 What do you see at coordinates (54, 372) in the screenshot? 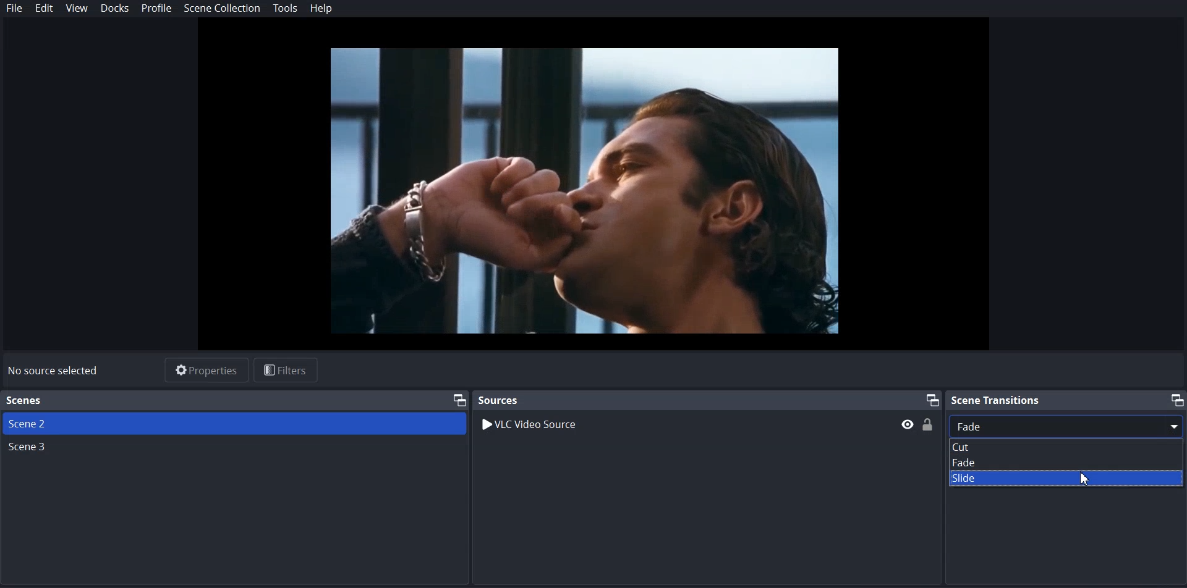
I see `No source selected` at bounding box center [54, 372].